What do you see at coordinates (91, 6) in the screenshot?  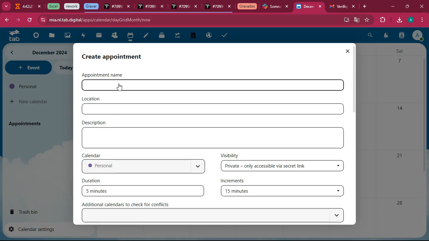 I see `tab` at bounding box center [91, 6].